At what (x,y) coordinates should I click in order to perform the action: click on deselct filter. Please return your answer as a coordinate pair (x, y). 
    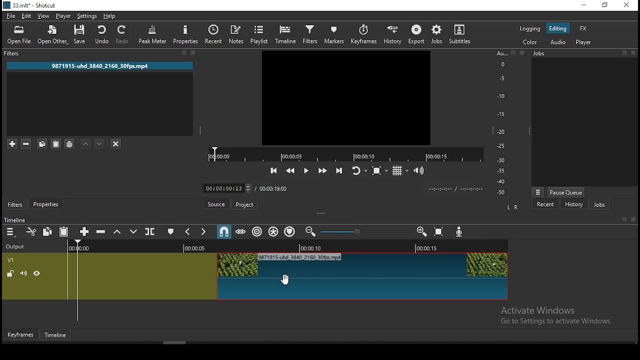
    Looking at the image, I should click on (116, 144).